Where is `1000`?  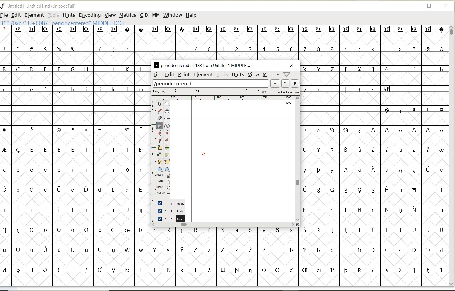 1000 is located at coordinates (288, 103).